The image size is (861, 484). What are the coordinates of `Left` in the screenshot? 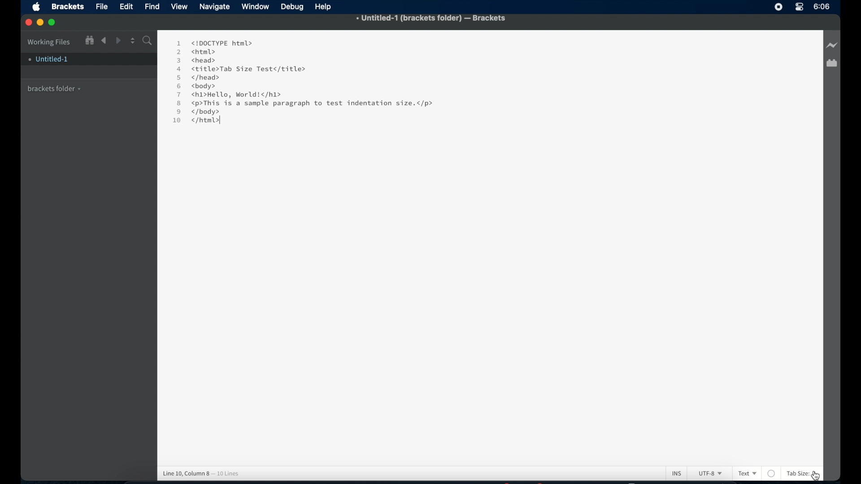 It's located at (104, 41).